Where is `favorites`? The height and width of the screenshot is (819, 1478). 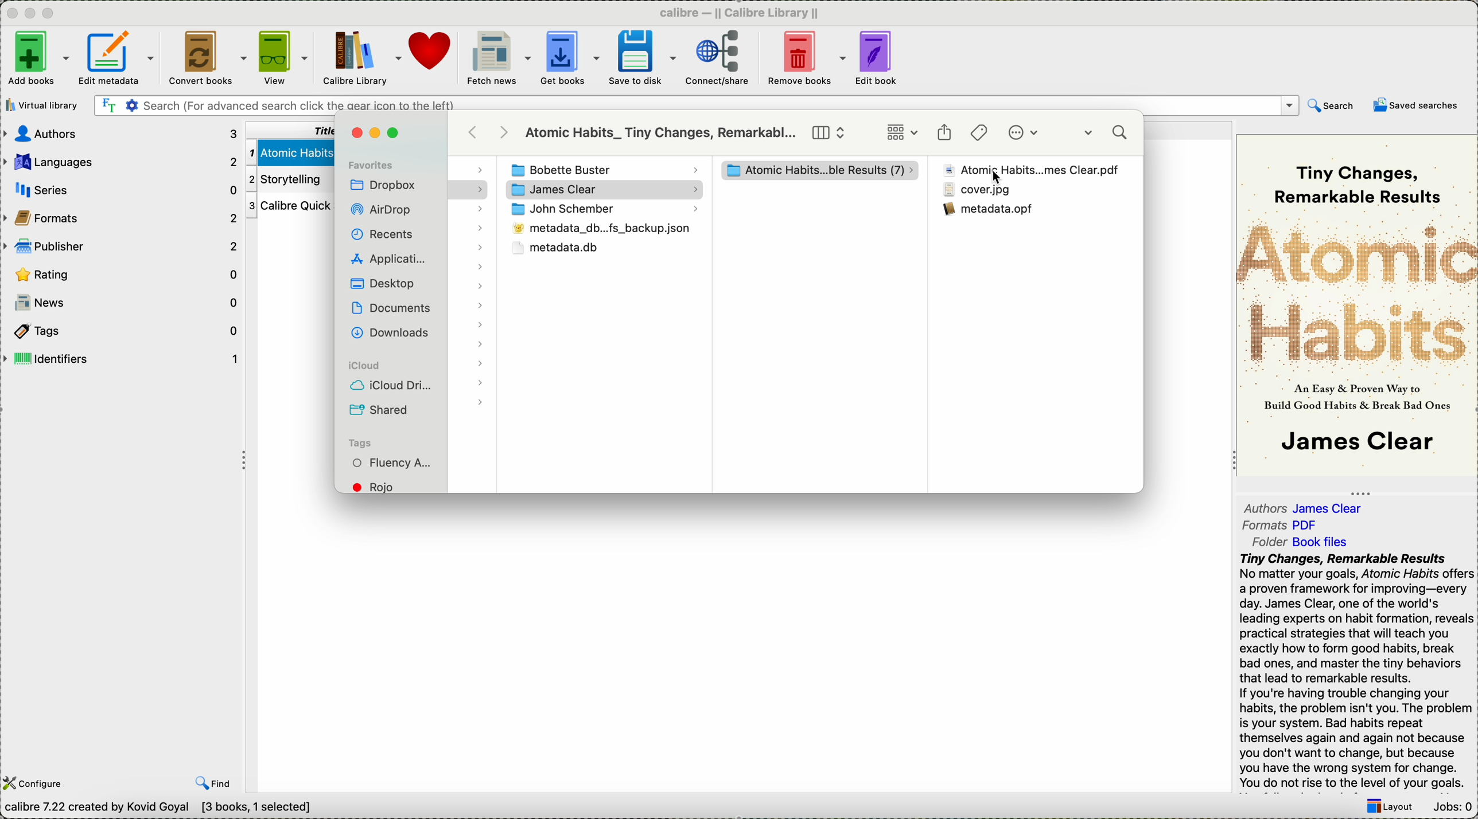
favorites is located at coordinates (371, 164).